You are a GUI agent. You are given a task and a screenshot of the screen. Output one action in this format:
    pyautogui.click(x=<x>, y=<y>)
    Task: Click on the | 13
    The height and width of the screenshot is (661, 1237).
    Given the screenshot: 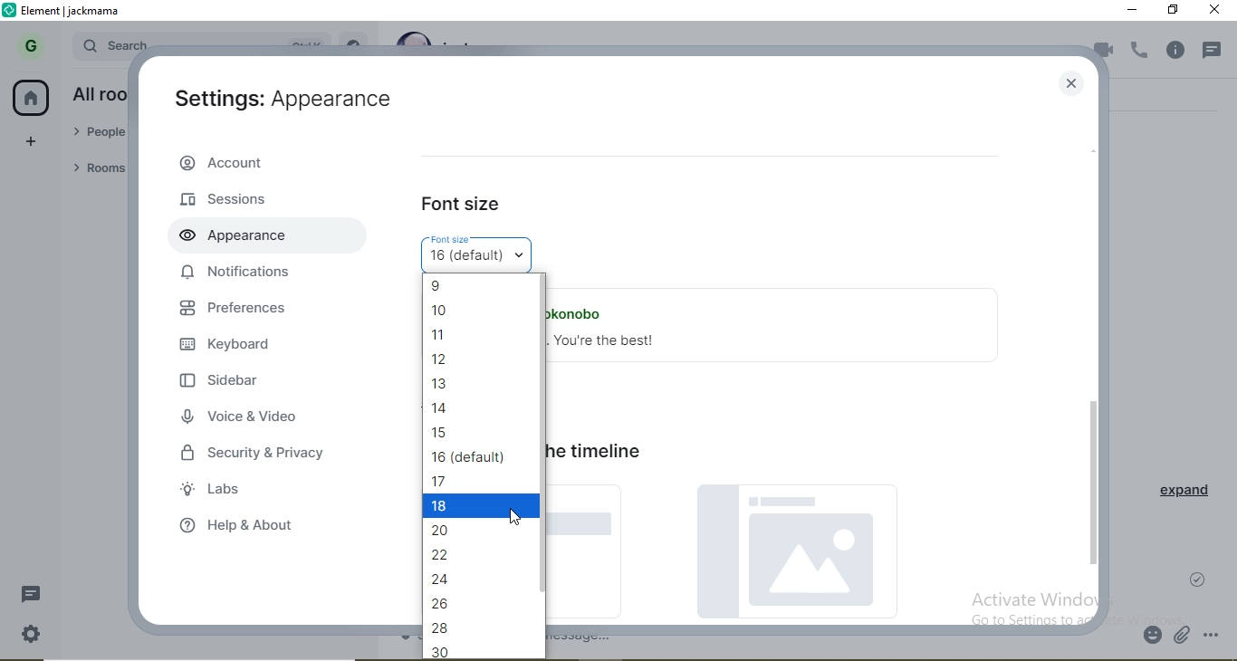 What is the action you would take?
    pyautogui.click(x=466, y=382)
    